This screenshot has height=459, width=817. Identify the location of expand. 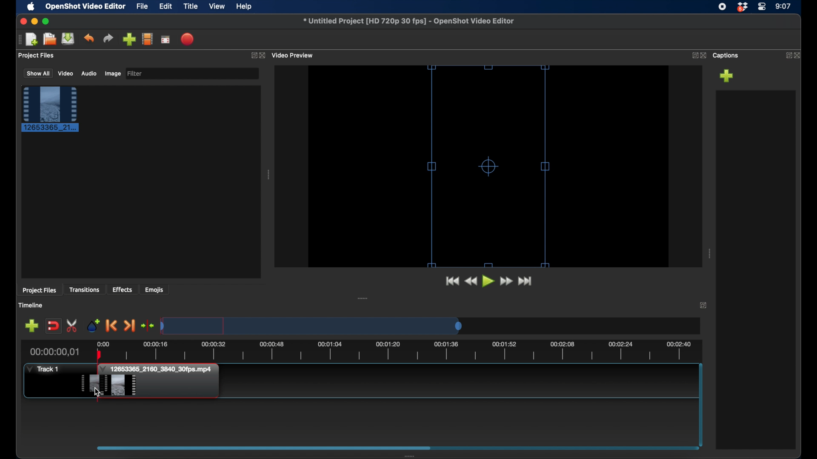
(252, 55).